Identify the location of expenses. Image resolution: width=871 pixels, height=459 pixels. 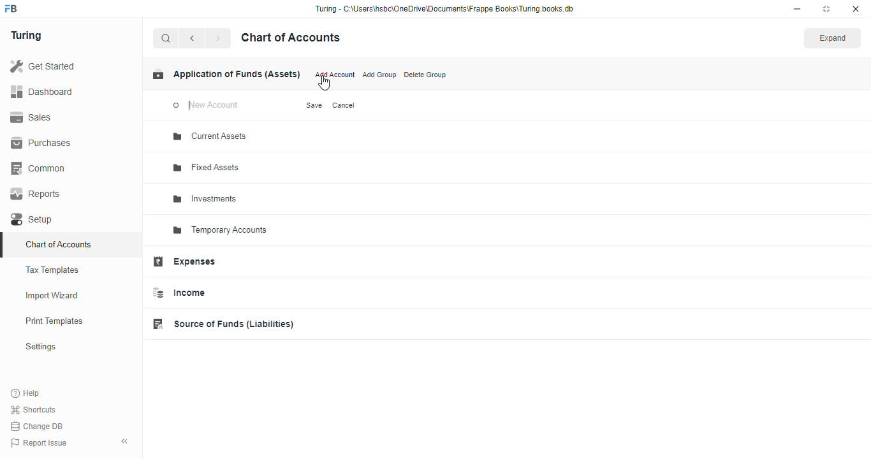
(184, 261).